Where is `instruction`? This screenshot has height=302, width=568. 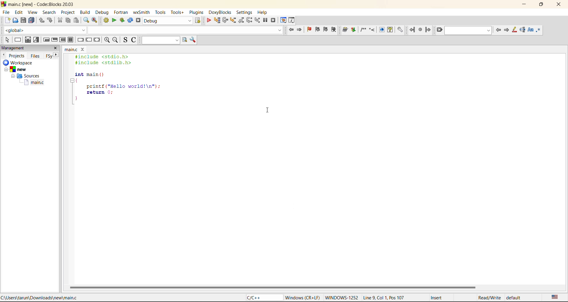 instruction is located at coordinates (19, 40).